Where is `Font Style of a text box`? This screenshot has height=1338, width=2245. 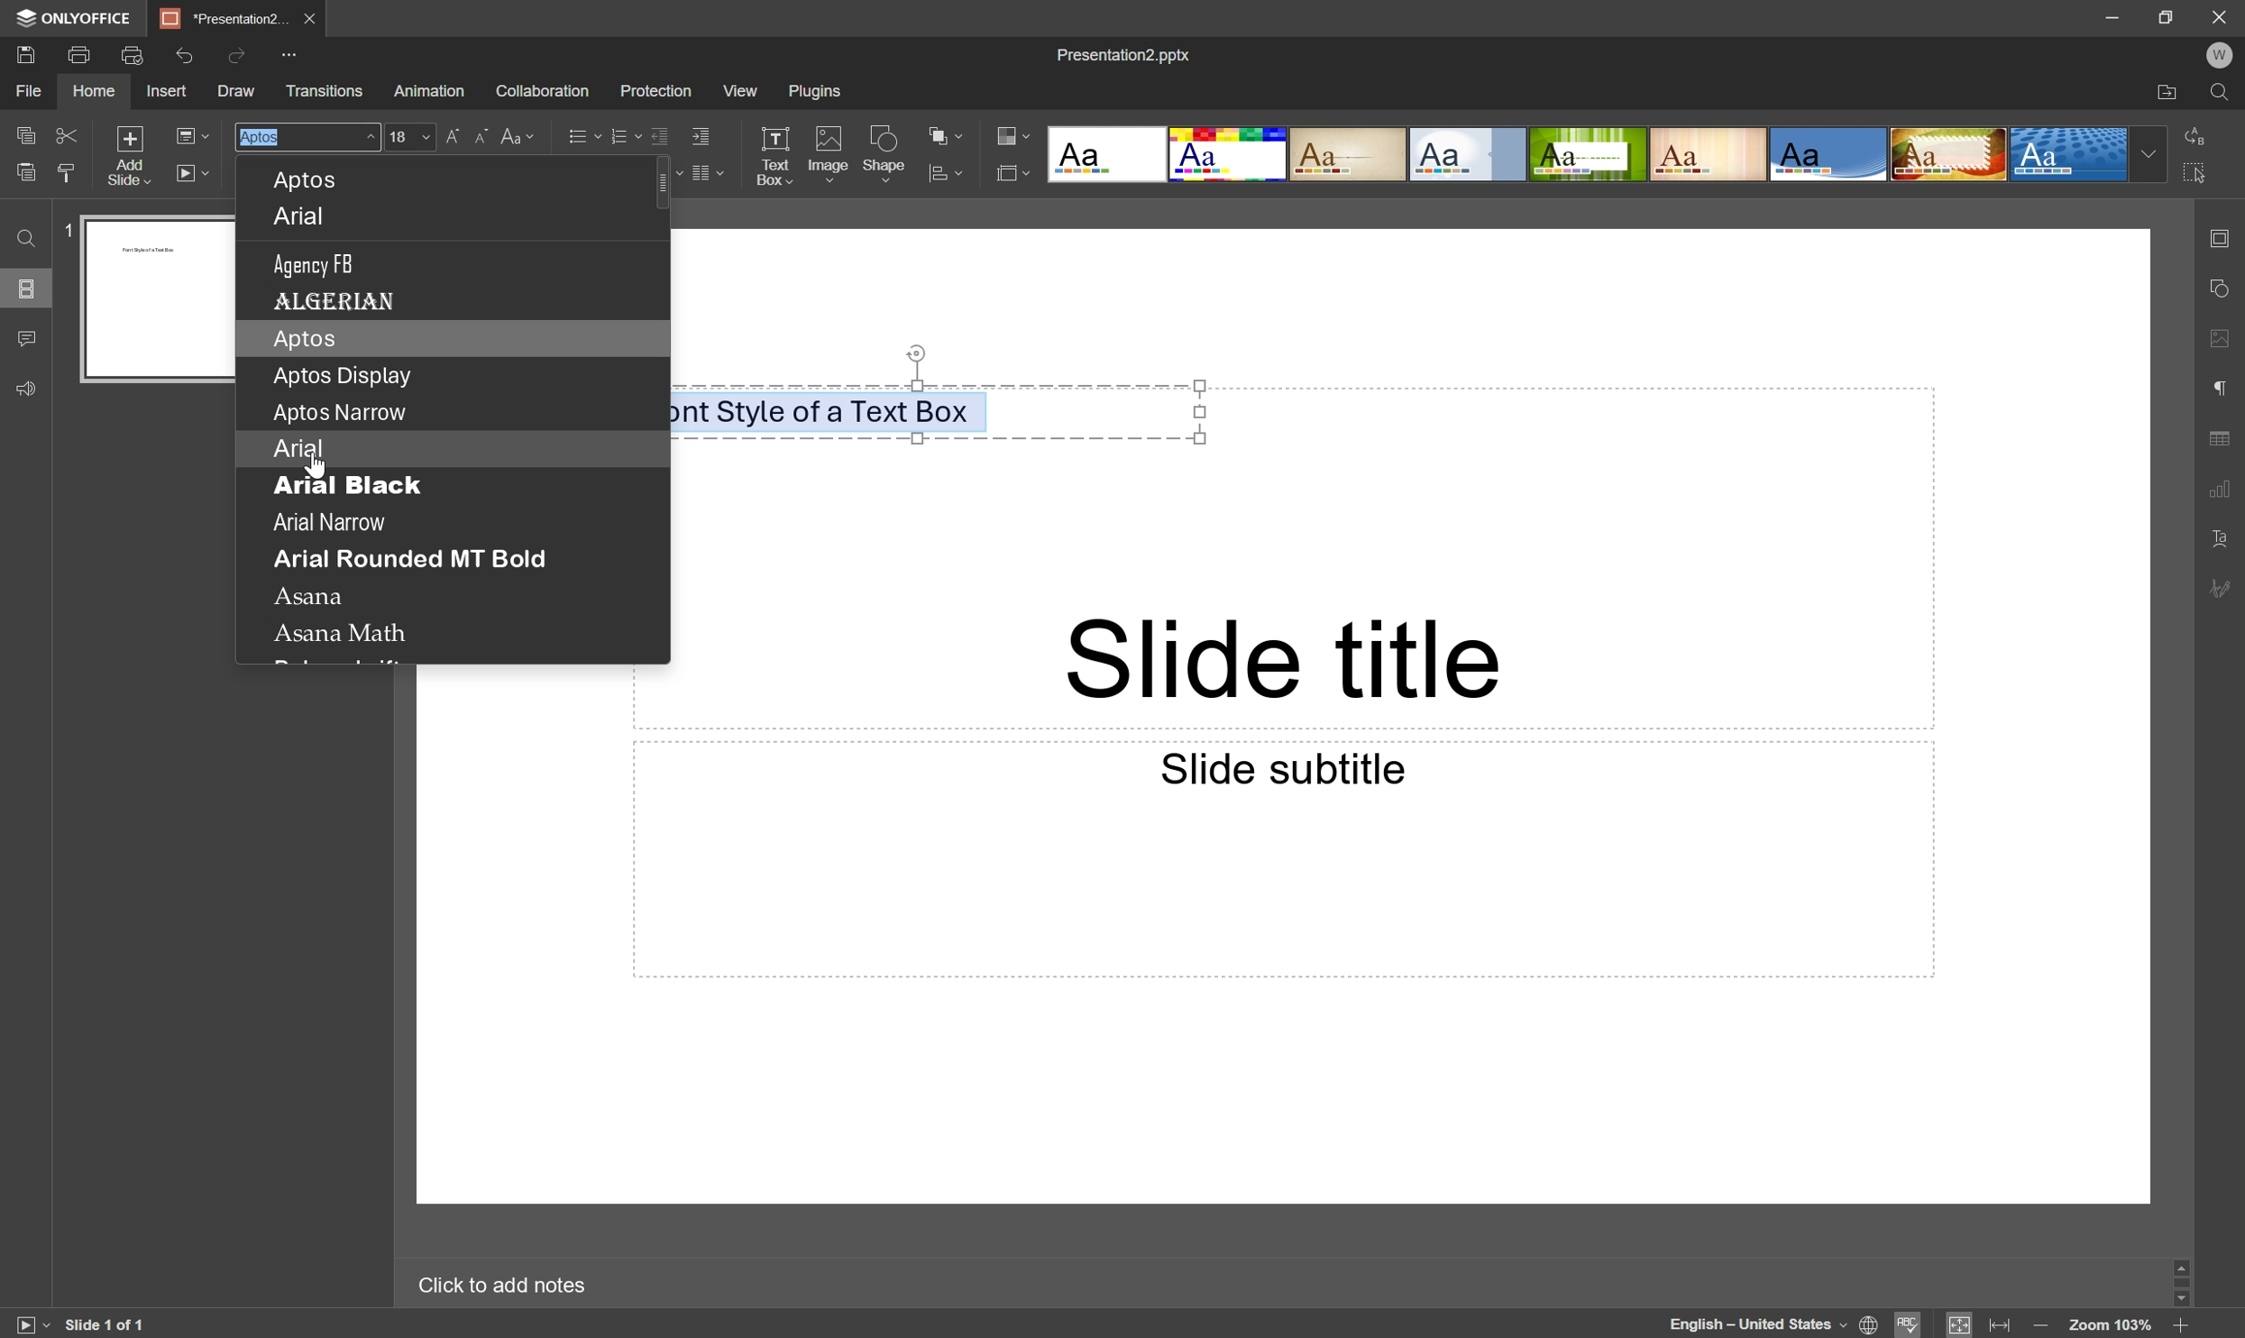
Font Style of a text box is located at coordinates (825, 410).